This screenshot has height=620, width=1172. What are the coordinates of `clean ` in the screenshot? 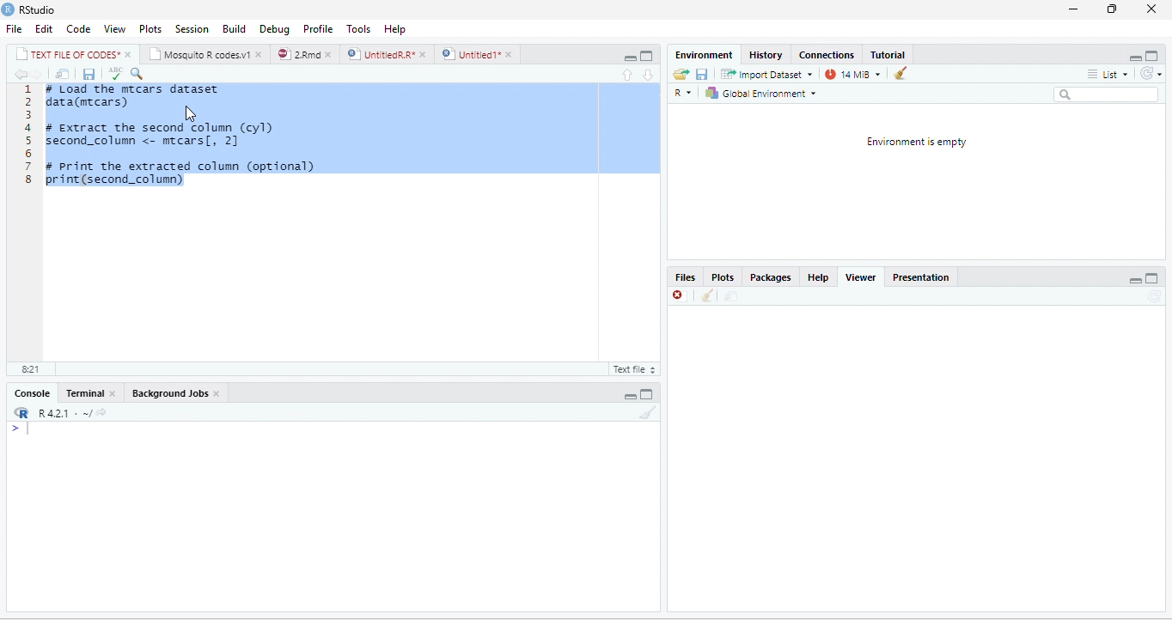 It's located at (707, 297).